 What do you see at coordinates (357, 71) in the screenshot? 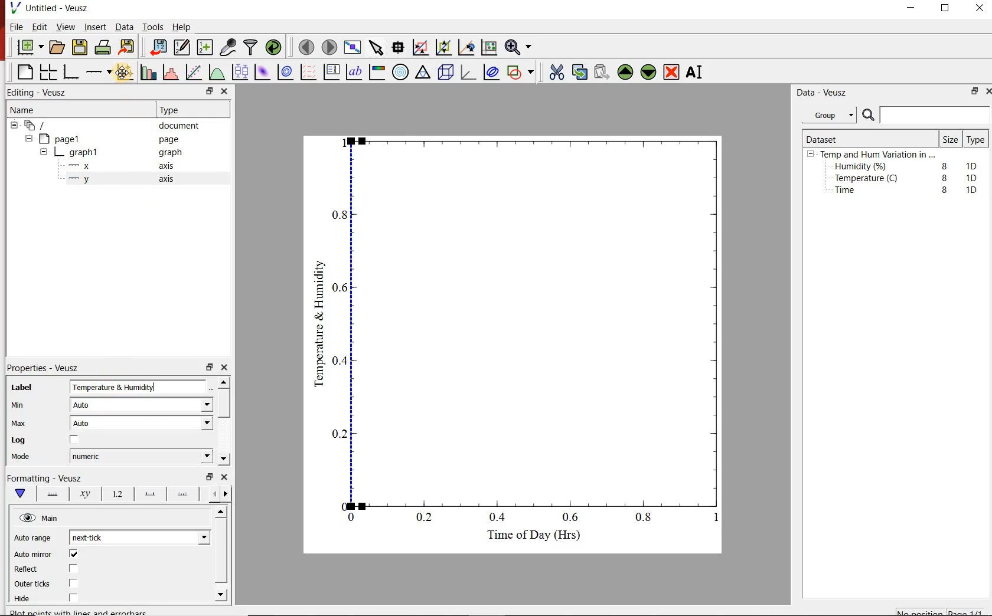
I see `text label` at bounding box center [357, 71].